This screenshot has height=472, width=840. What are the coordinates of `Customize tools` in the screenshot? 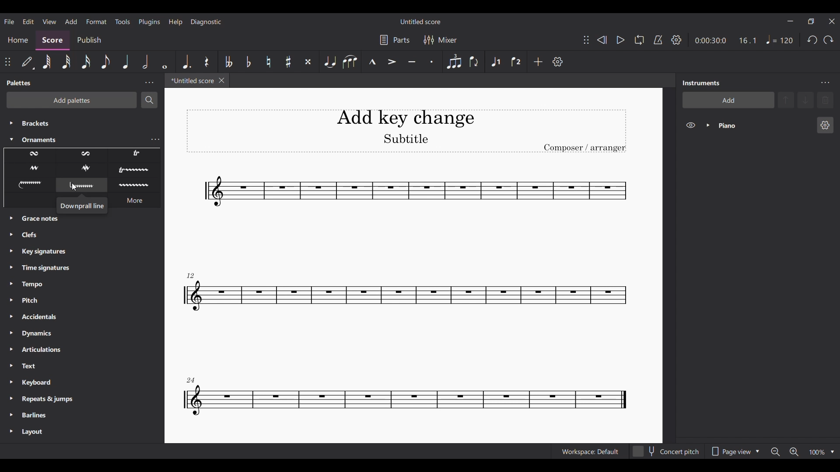 It's located at (558, 62).